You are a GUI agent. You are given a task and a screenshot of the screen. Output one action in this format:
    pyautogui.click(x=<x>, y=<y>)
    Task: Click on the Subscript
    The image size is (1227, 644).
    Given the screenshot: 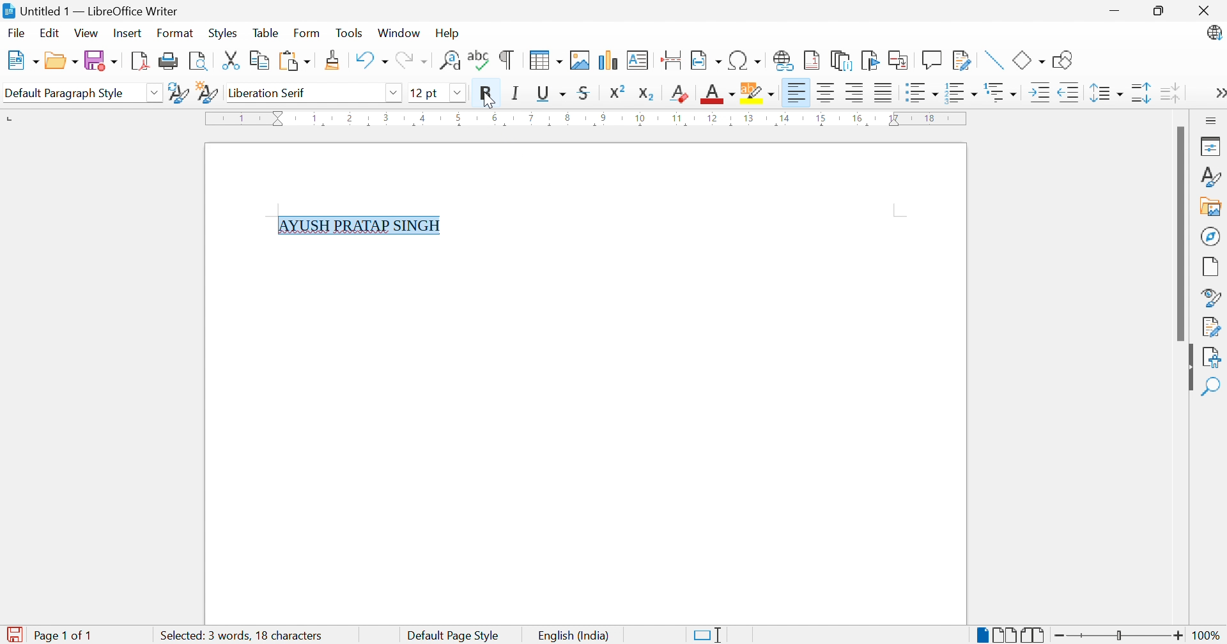 What is the action you would take?
    pyautogui.click(x=647, y=94)
    